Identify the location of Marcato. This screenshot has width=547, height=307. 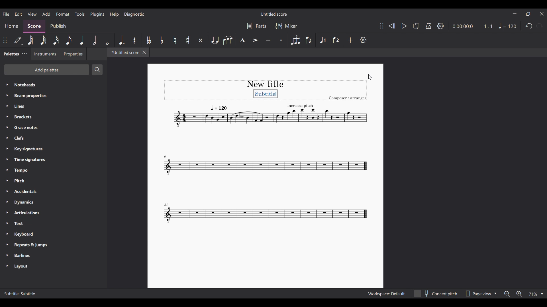
(242, 40).